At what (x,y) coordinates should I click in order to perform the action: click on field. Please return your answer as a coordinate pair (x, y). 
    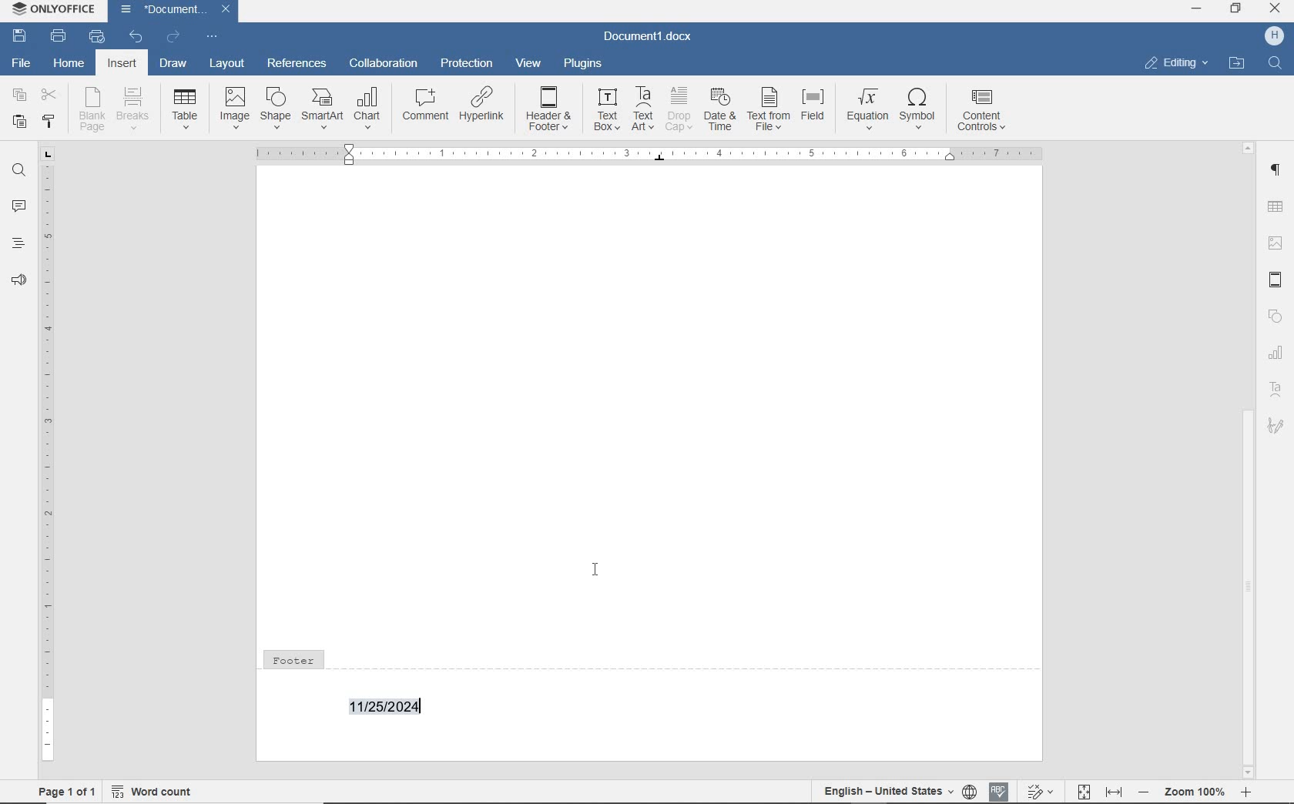
    Looking at the image, I should click on (816, 109).